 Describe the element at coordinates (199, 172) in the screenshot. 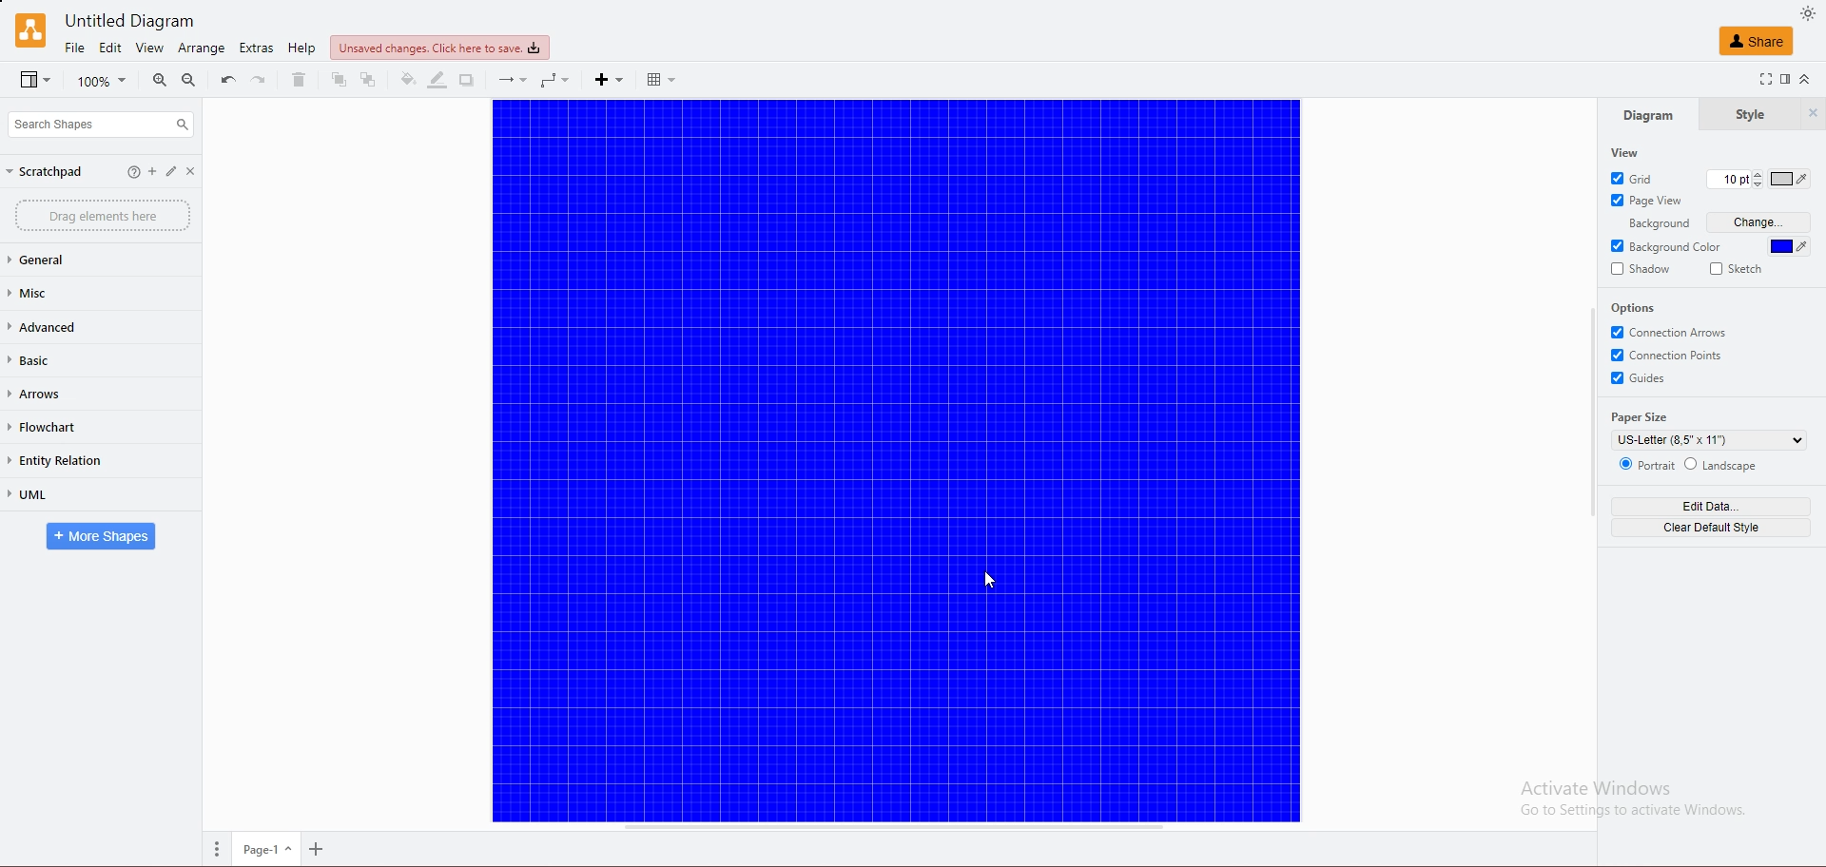

I see `close ` at that location.